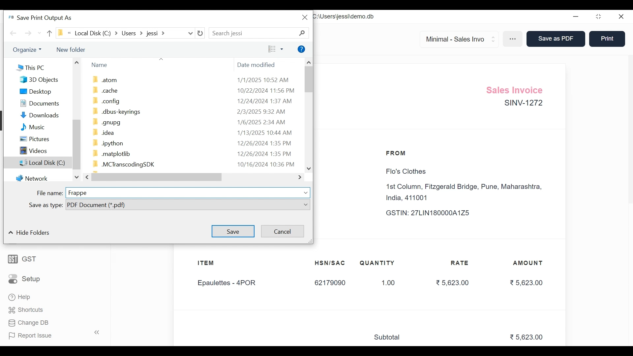  What do you see at coordinates (264, 101) in the screenshot?
I see `12/24/2024 1:37 AM` at bounding box center [264, 101].